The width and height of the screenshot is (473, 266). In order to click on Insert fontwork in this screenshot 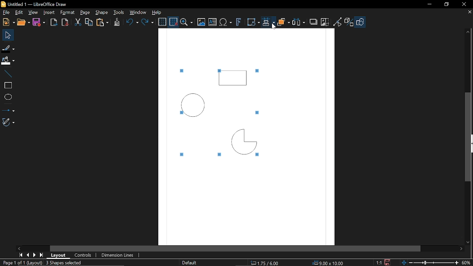, I will do `click(237, 23)`.